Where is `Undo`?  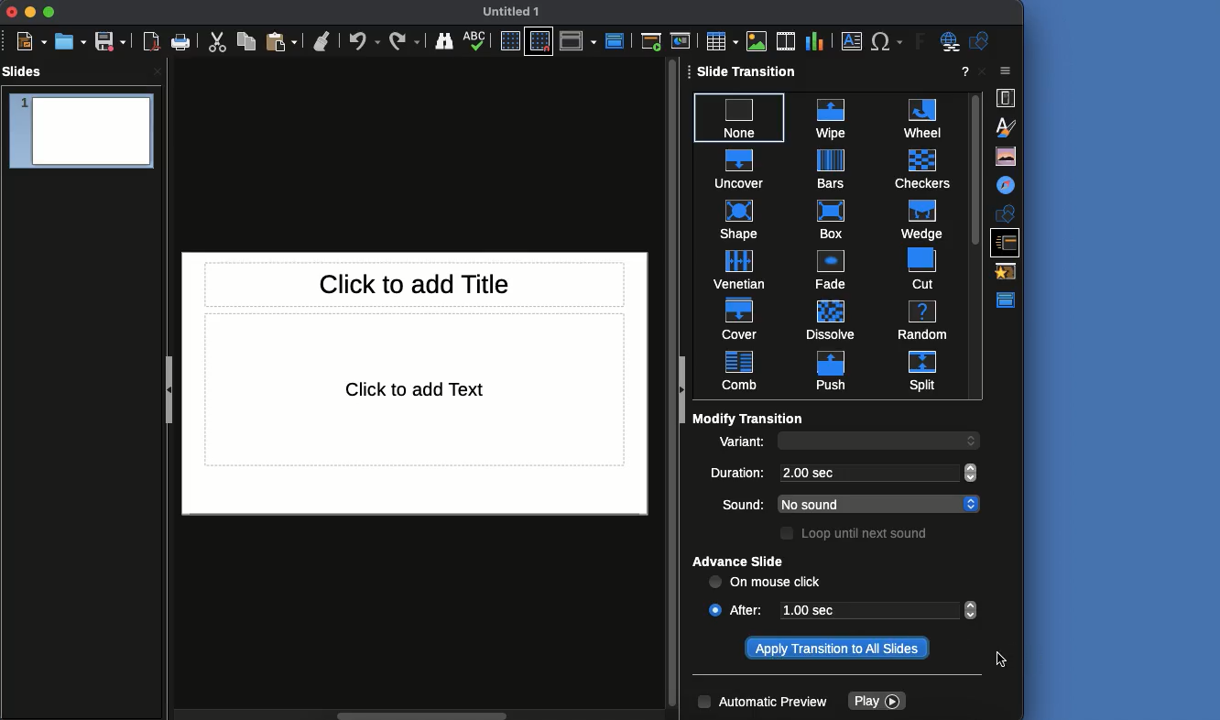
Undo is located at coordinates (365, 40).